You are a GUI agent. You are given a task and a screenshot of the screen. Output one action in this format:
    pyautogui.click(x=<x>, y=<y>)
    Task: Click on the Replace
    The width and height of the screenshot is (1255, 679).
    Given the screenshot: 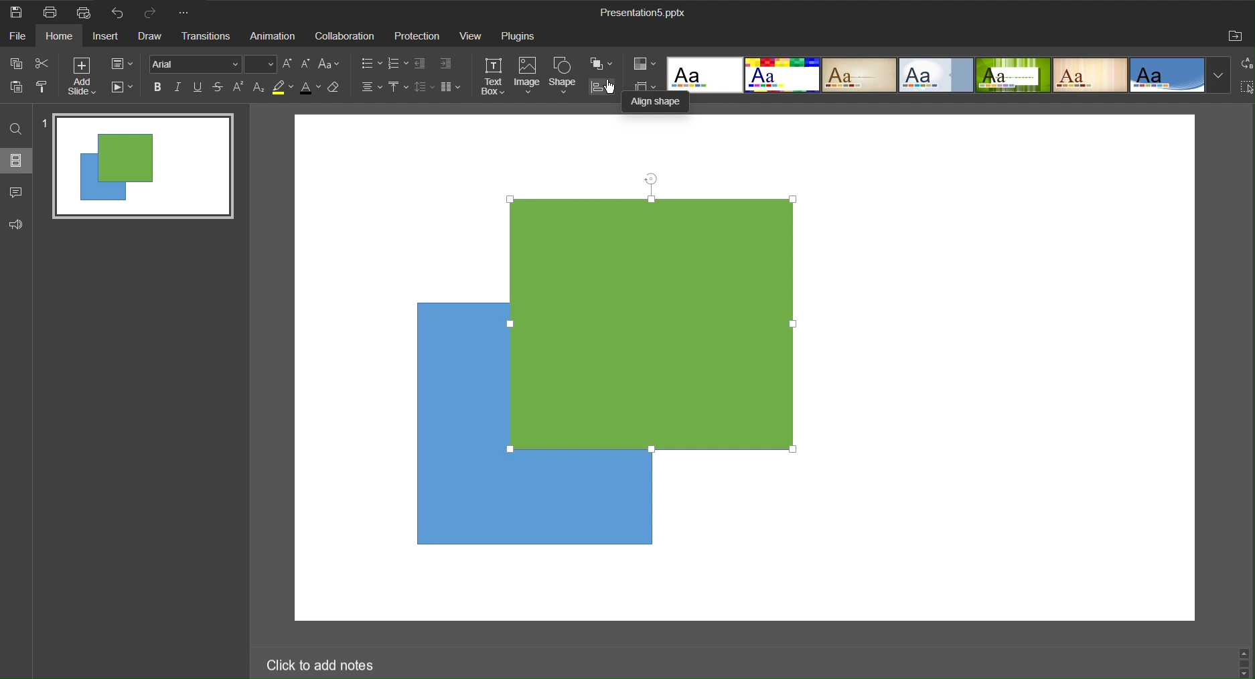 What is the action you would take?
    pyautogui.click(x=1246, y=64)
    